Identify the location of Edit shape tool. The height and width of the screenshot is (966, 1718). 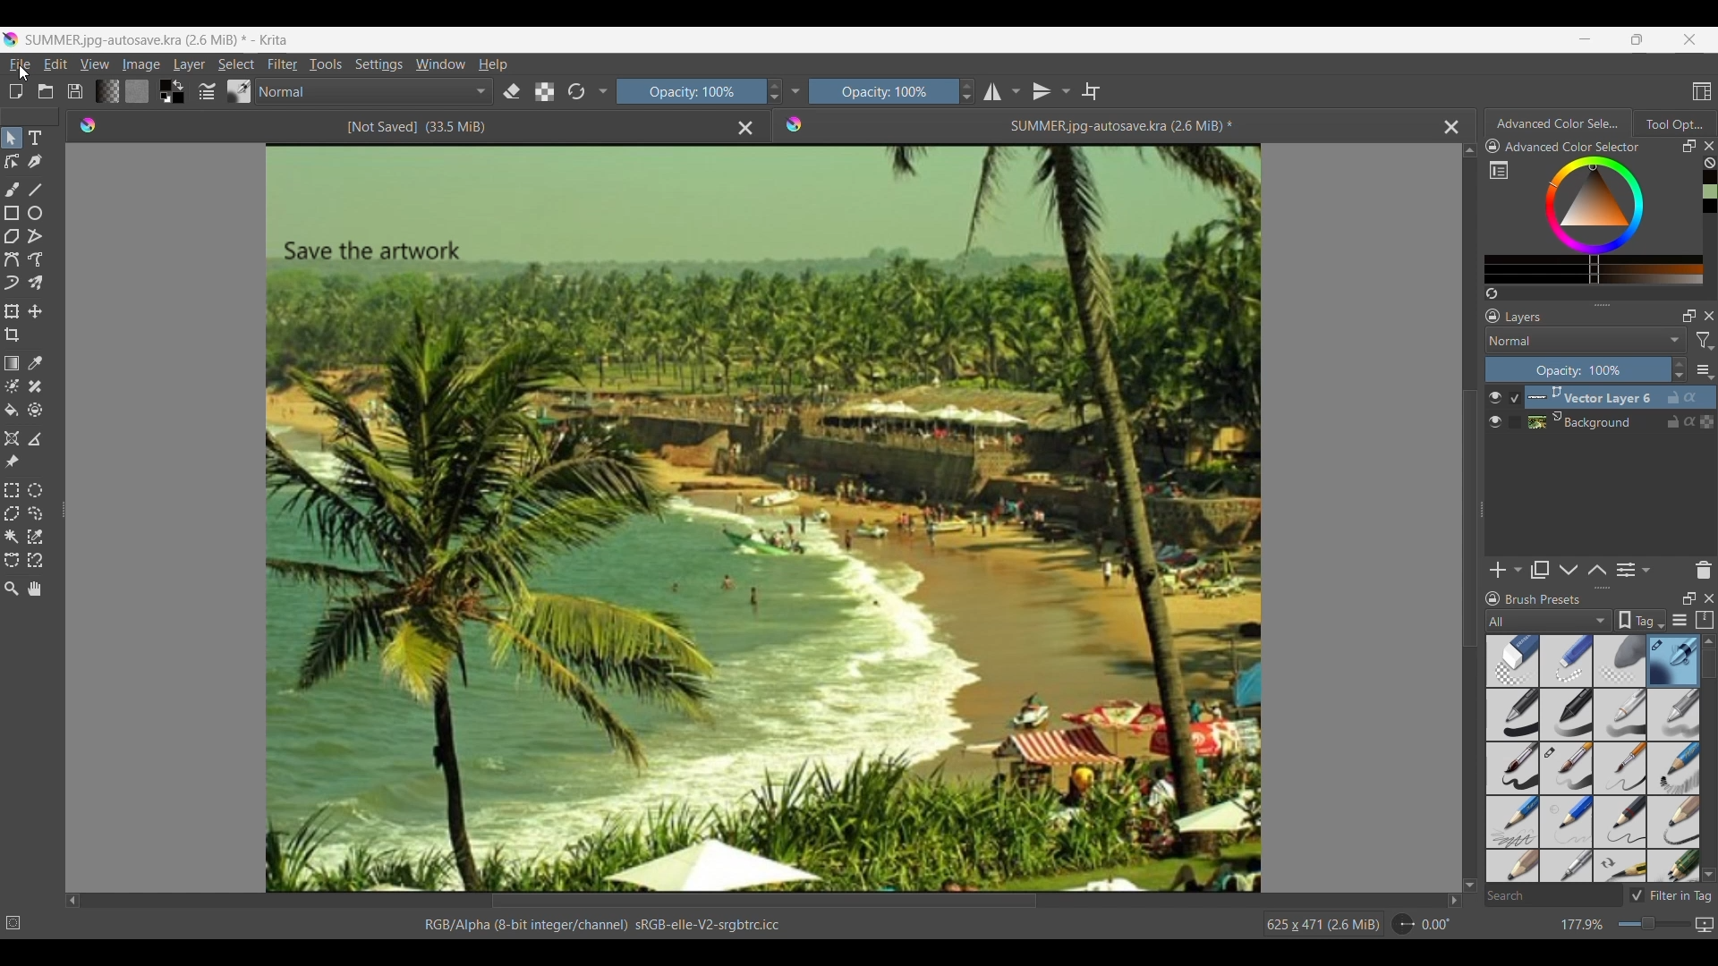
(12, 162).